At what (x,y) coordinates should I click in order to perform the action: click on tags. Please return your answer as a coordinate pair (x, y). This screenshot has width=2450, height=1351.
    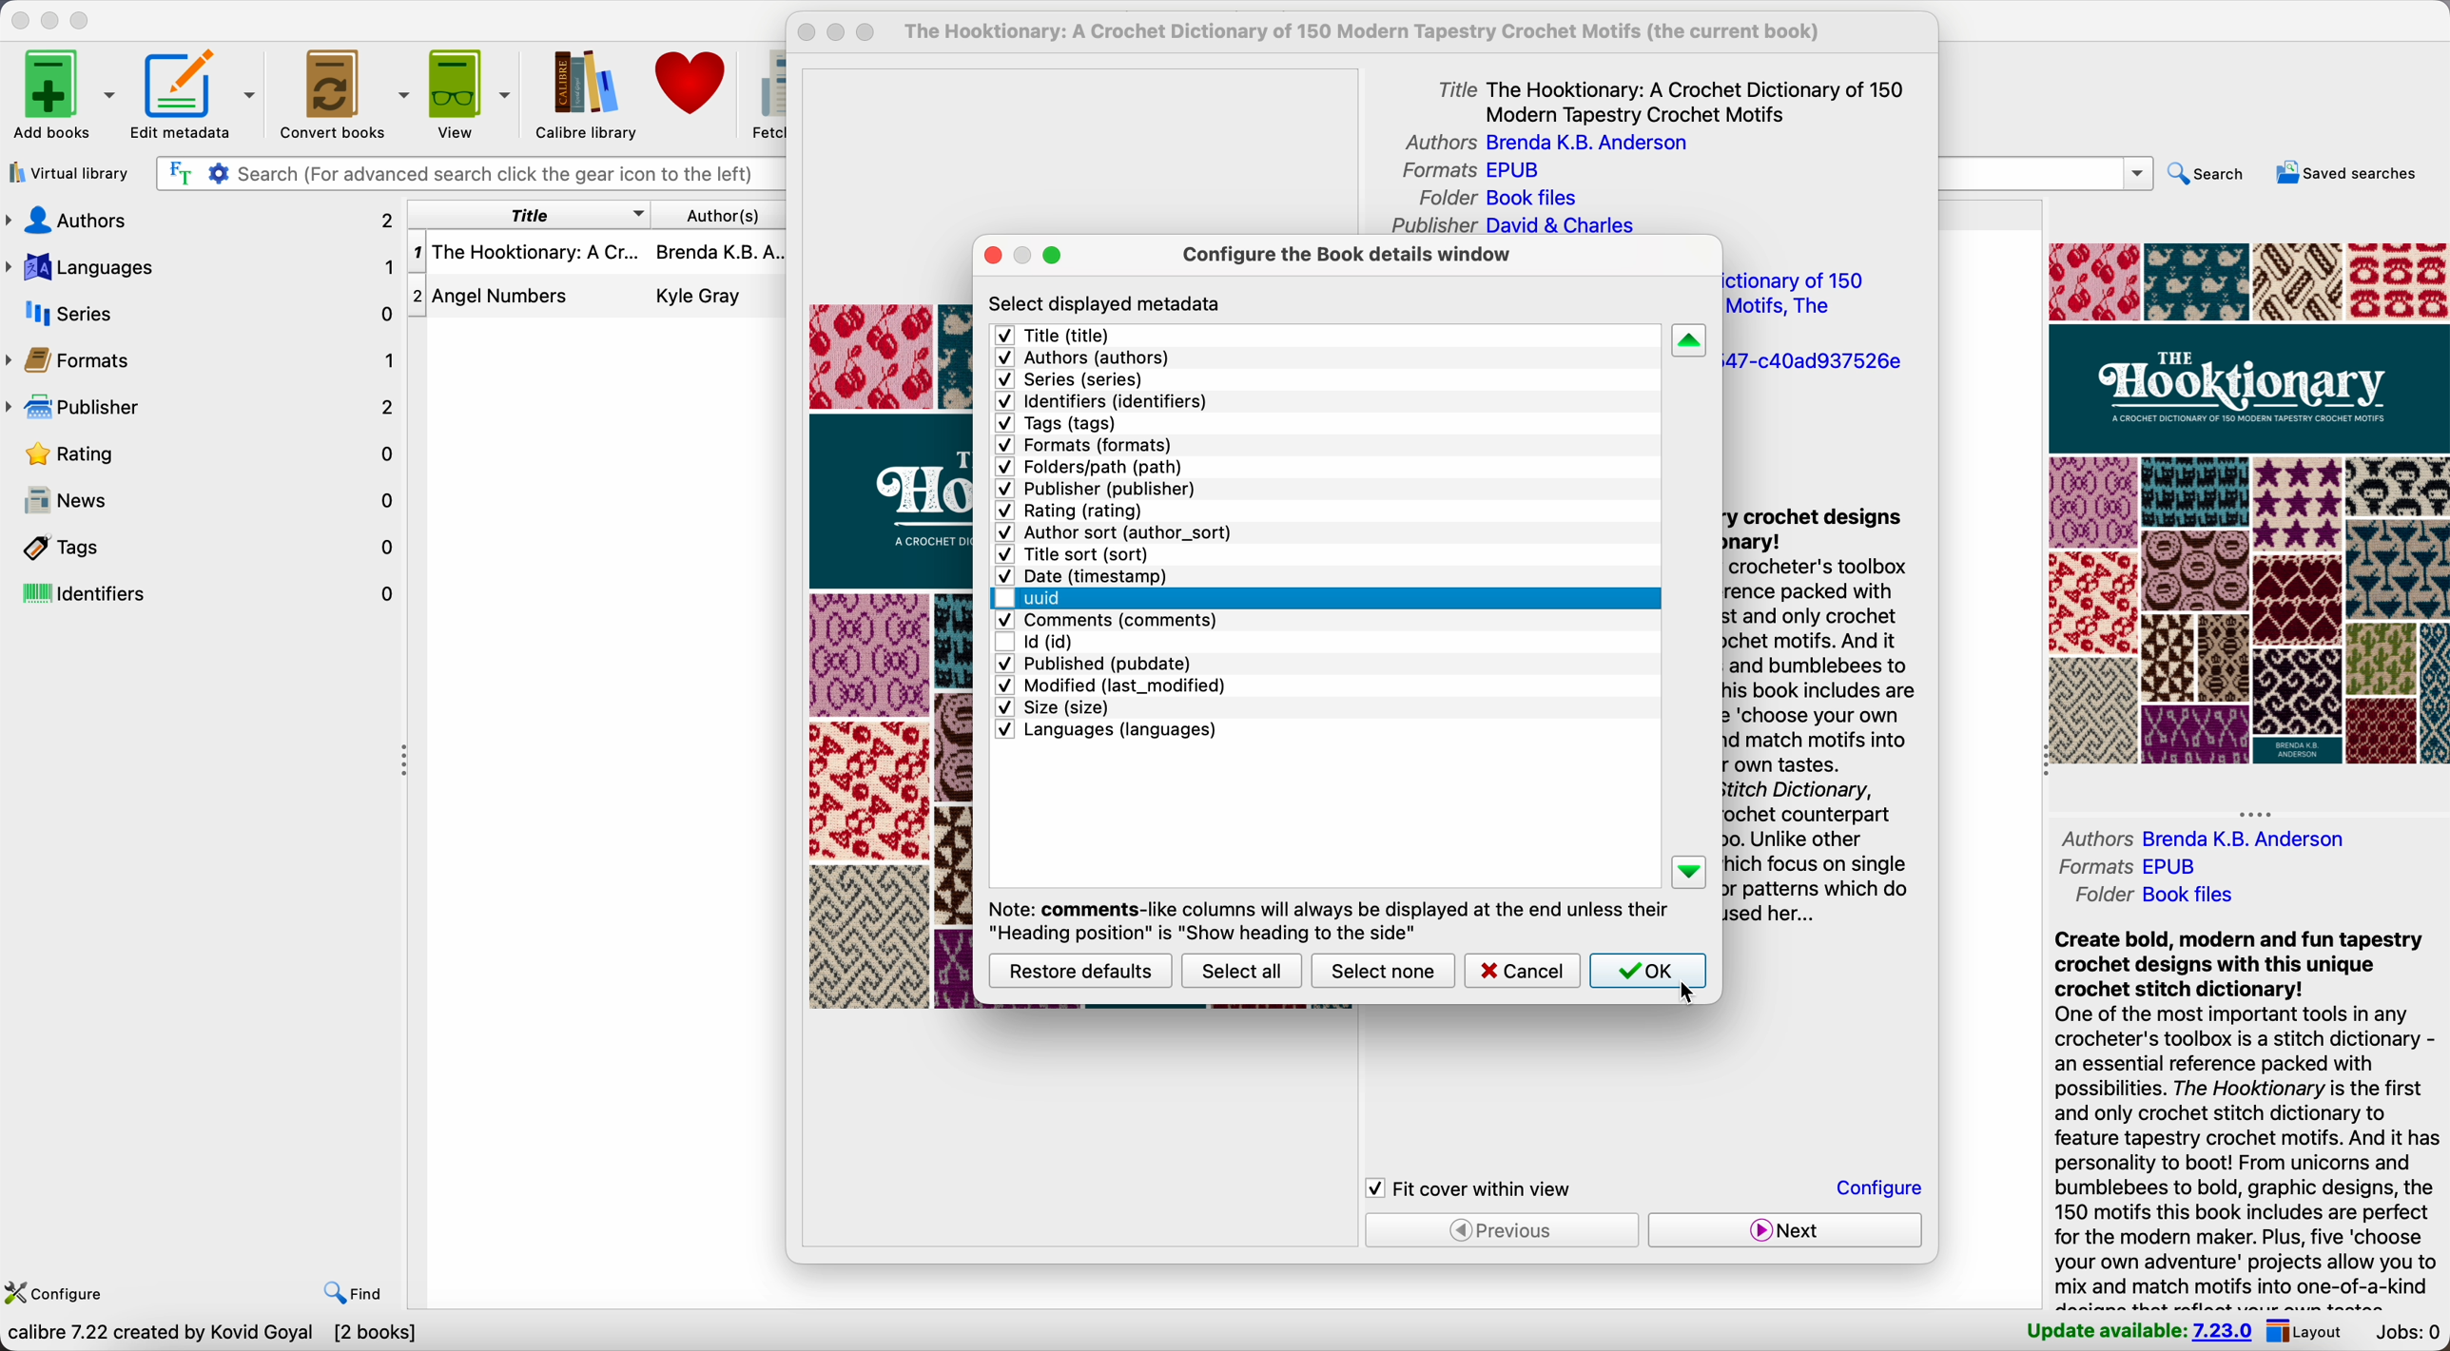
    Looking at the image, I should click on (1057, 423).